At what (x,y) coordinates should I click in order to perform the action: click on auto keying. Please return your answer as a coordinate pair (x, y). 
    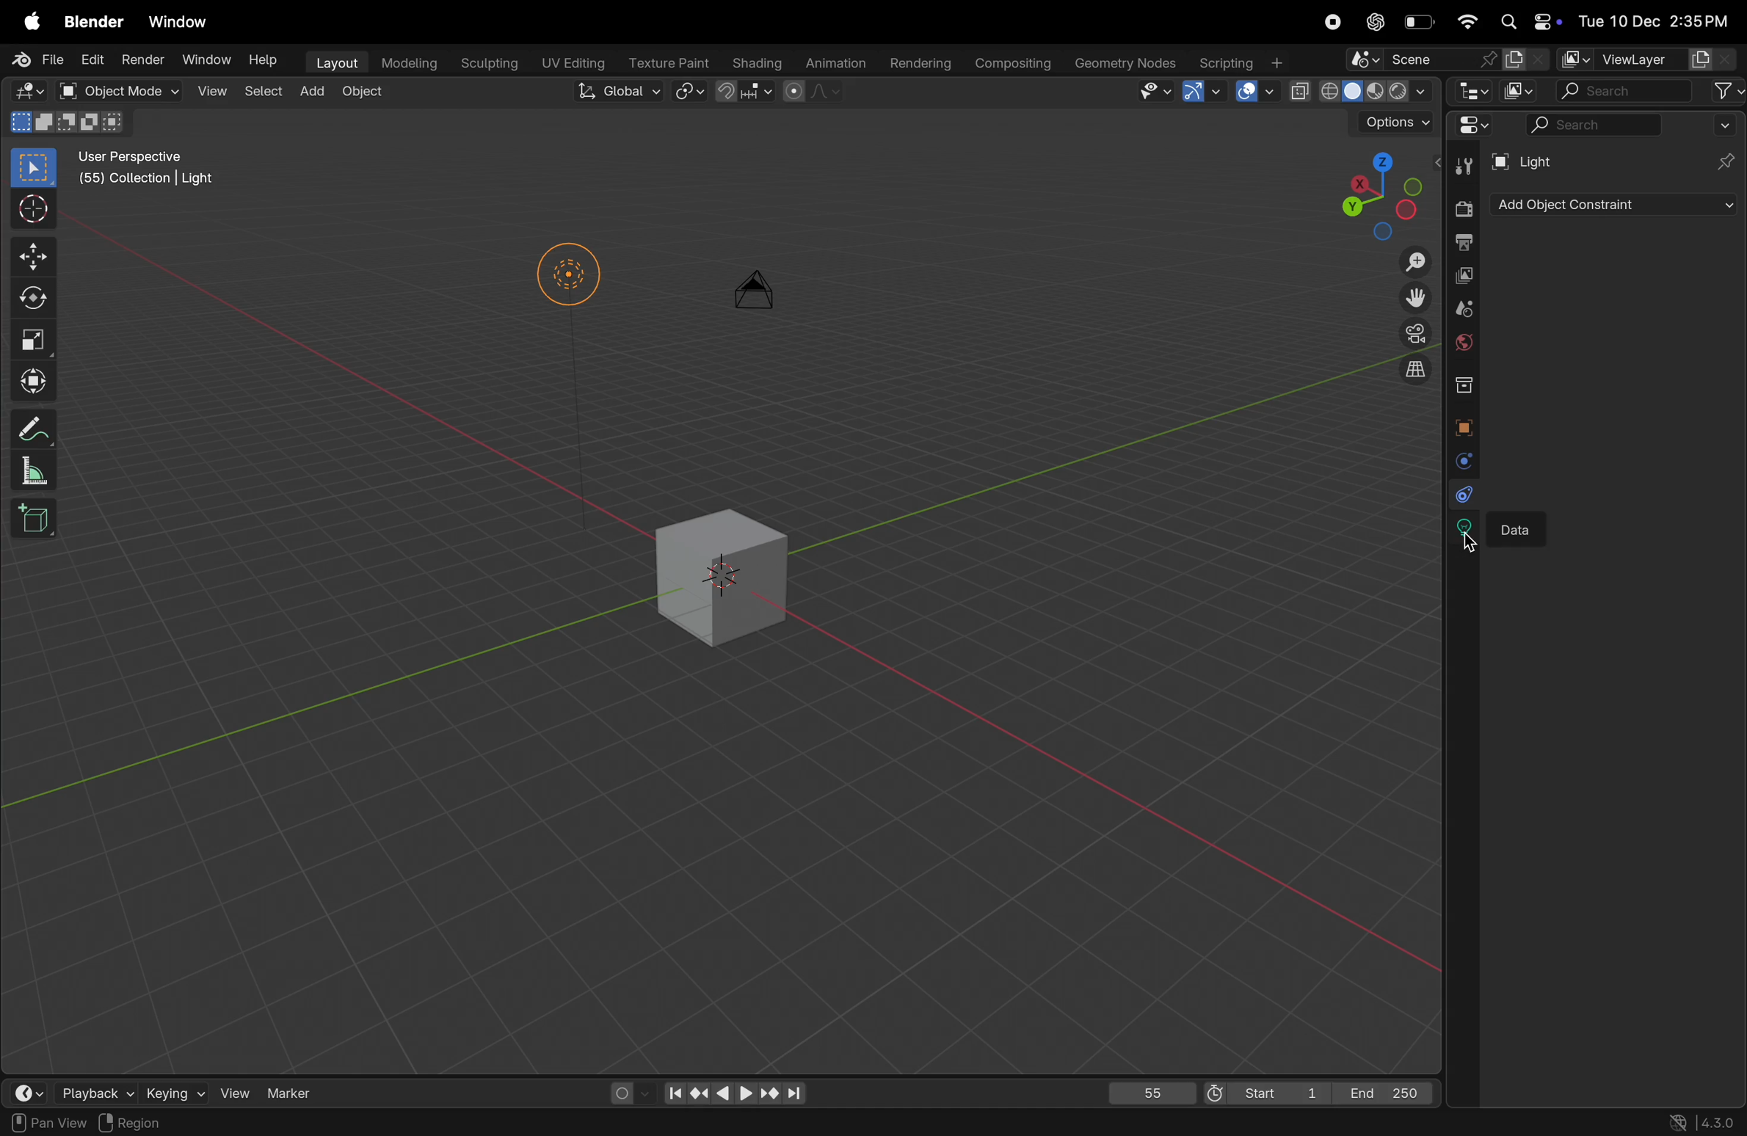
    Looking at the image, I should click on (626, 1091).